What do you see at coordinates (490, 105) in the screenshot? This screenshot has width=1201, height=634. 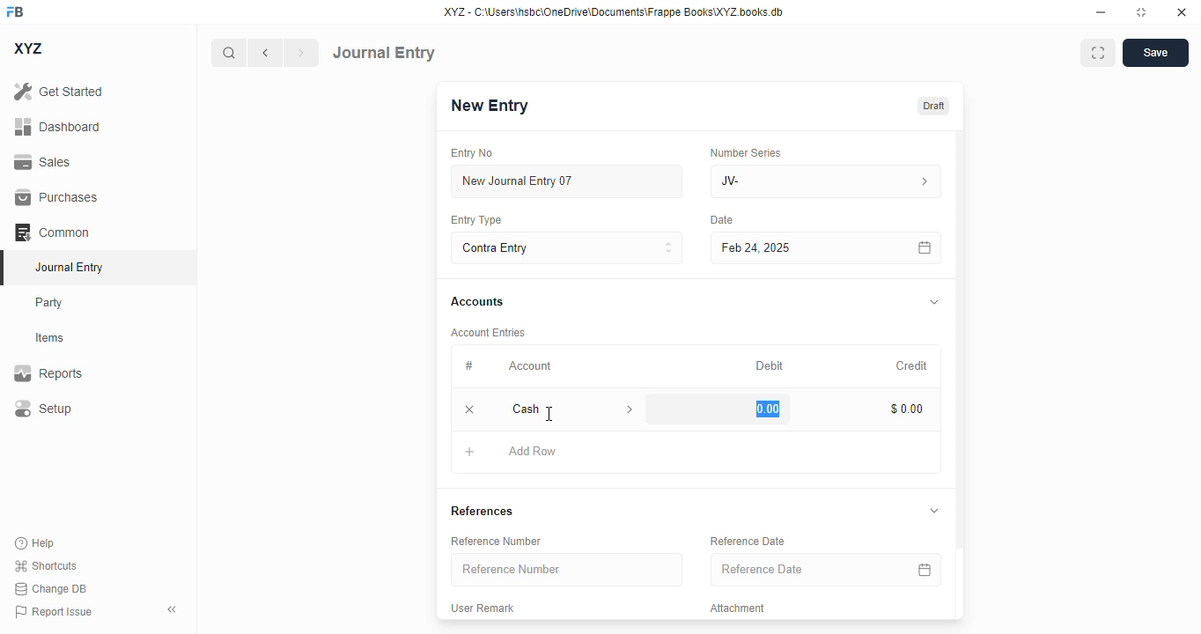 I see `new entry` at bounding box center [490, 105].